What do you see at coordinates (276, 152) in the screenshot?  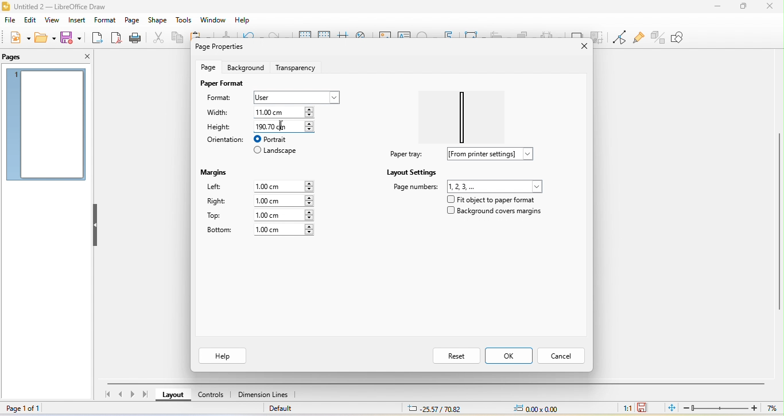 I see `landscape` at bounding box center [276, 152].